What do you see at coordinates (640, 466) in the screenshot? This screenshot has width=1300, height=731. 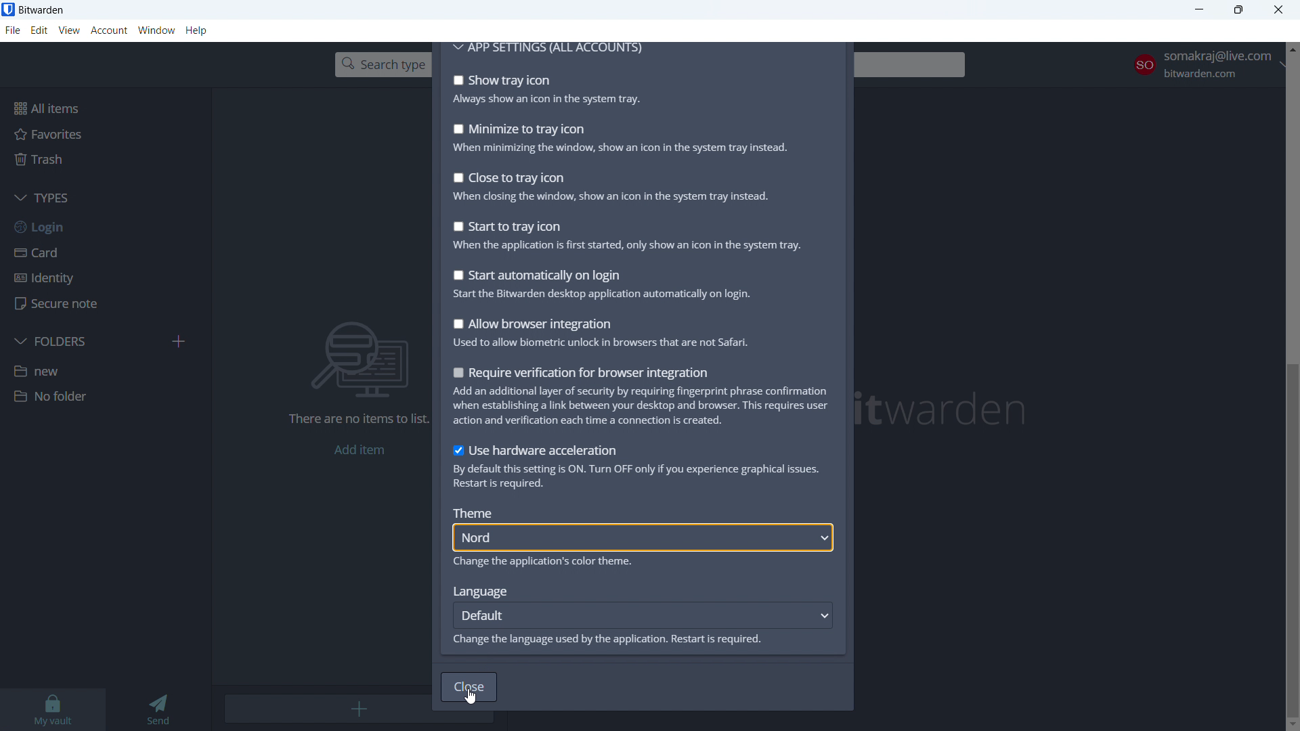 I see `use hardware acceleration` at bounding box center [640, 466].